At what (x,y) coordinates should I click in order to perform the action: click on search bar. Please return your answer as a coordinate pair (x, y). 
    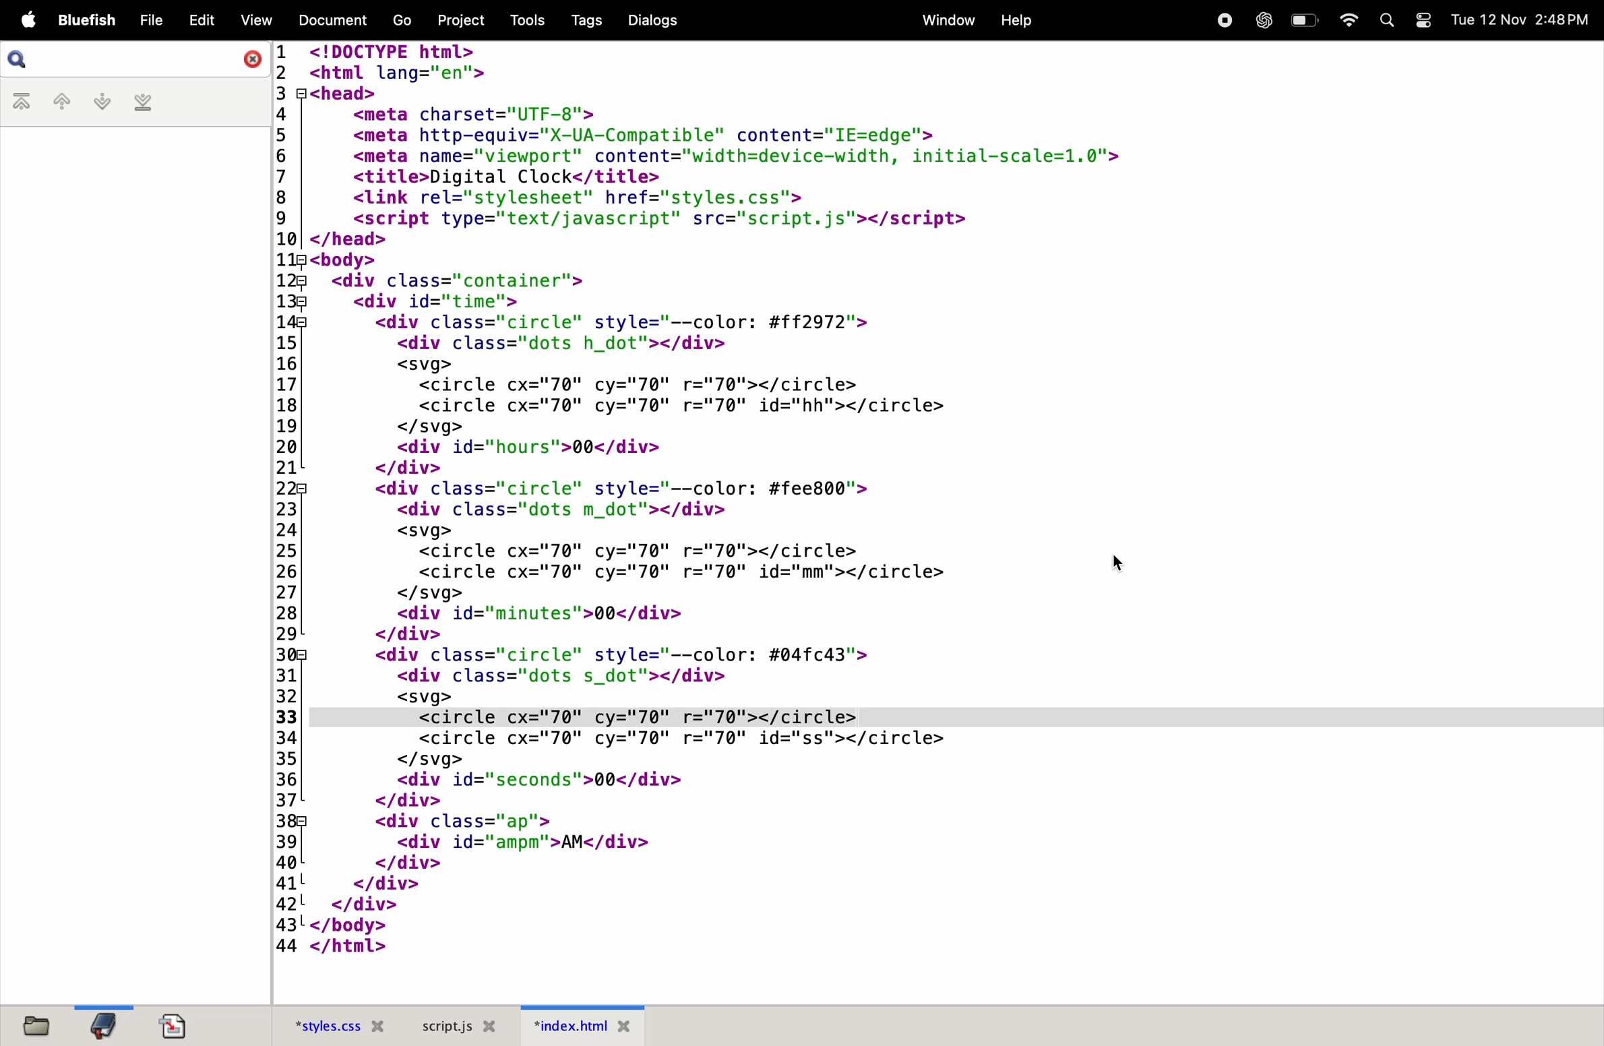
    Looking at the image, I should click on (133, 59).